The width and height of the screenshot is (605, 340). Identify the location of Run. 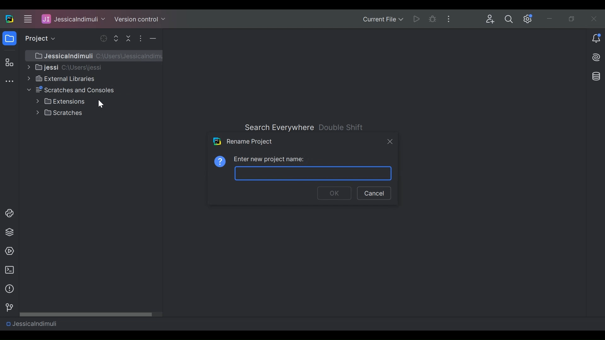
(418, 19).